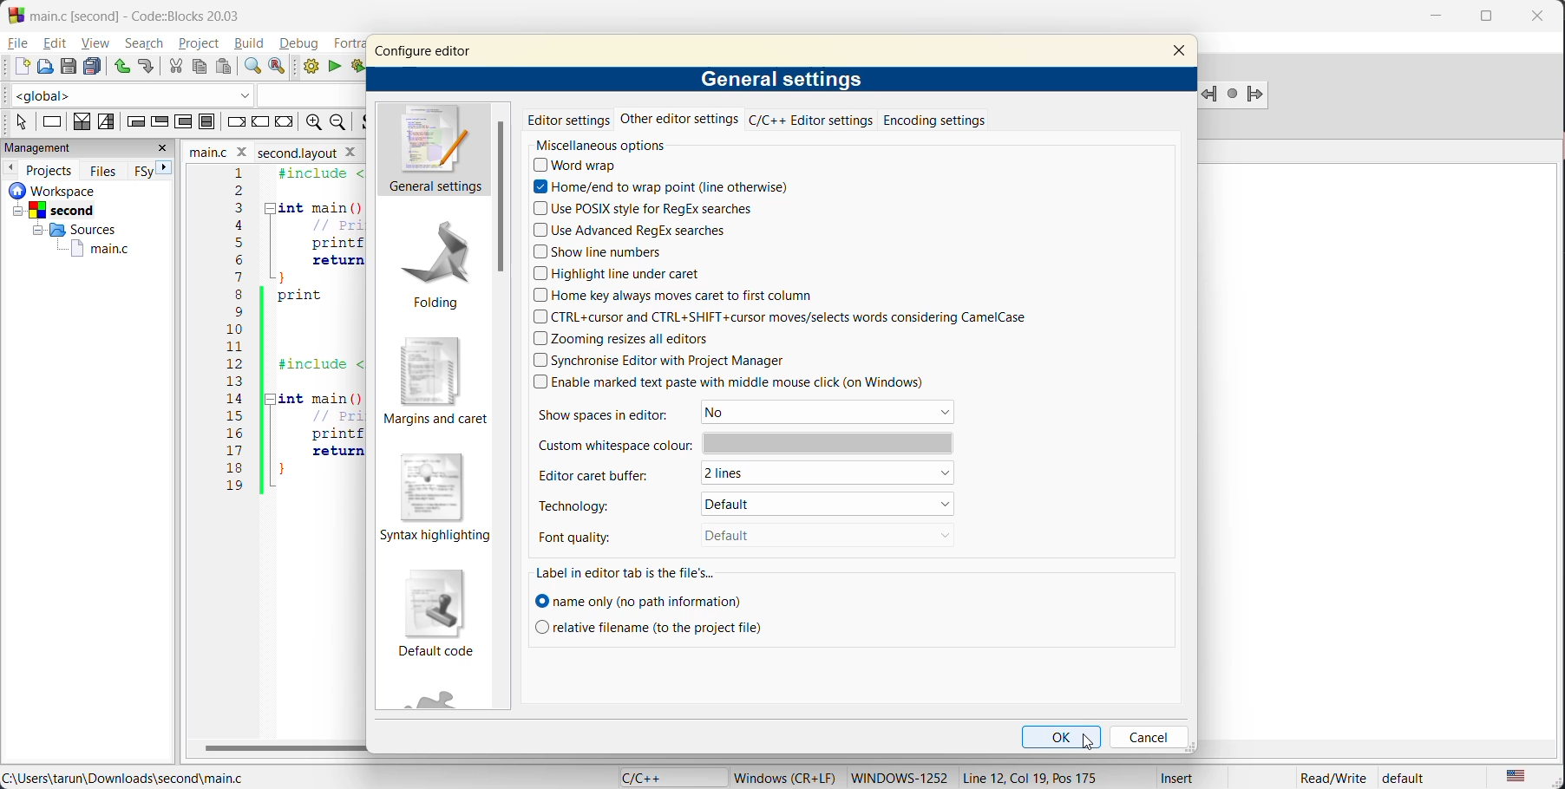 This screenshot has width=1565, height=789. Describe the element at coordinates (631, 340) in the screenshot. I see `zooming resizes all editors` at that location.